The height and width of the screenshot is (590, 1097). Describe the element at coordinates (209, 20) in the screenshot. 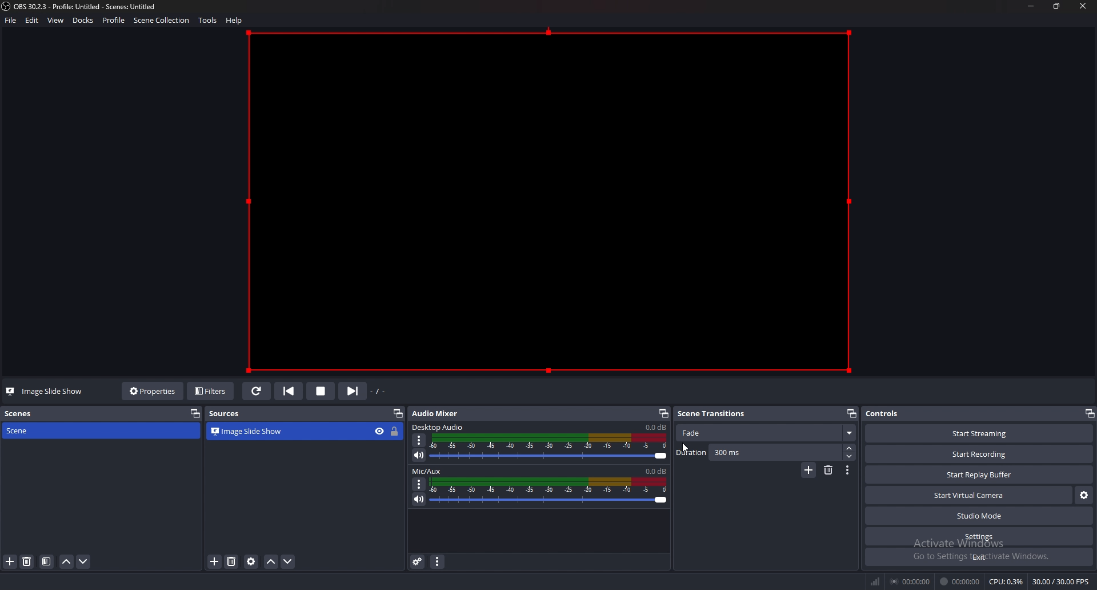

I see `tools` at that location.